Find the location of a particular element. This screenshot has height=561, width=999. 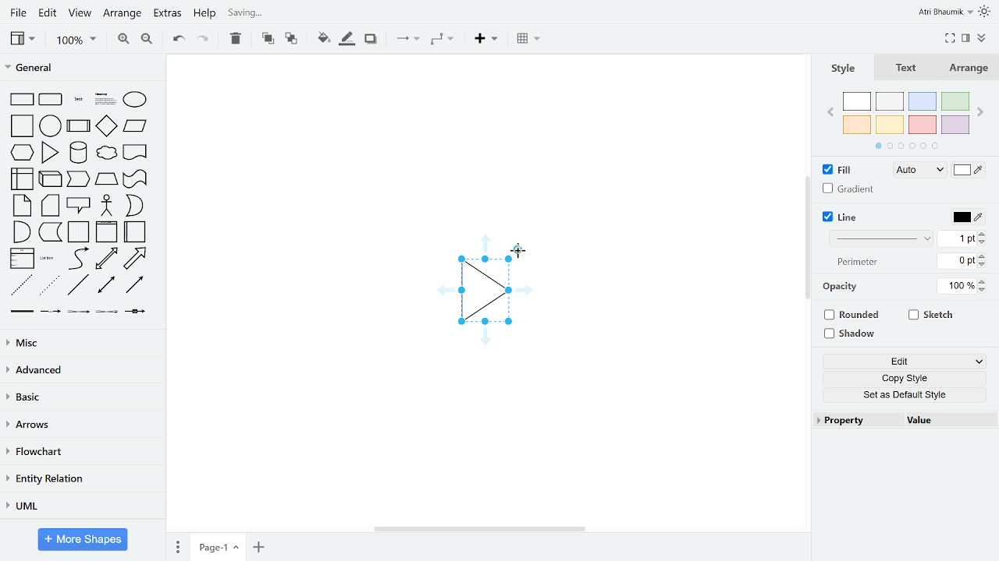

horizontal storage is located at coordinates (136, 232).